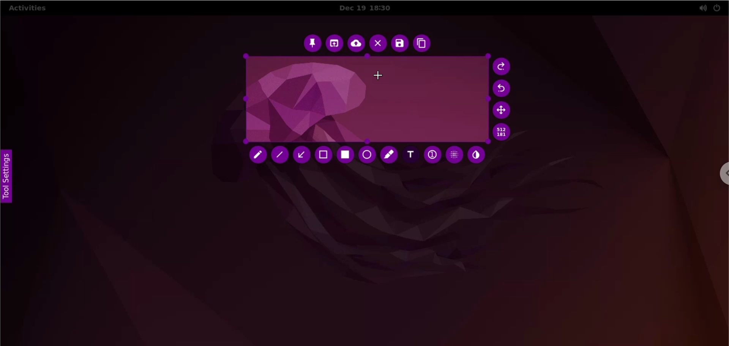 This screenshot has width=729, height=346. What do you see at coordinates (325, 156) in the screenshot?
I see `selection tool` at bounding box center [325, 156].